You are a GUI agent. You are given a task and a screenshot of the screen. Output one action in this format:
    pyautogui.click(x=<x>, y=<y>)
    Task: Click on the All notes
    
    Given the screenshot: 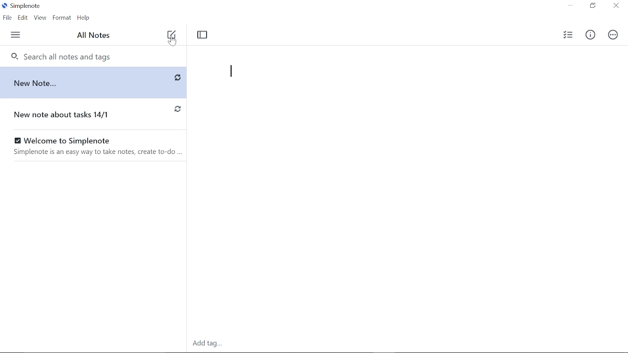 What is the action you would take?
    pyautogui.click(x=95, y=36)
    